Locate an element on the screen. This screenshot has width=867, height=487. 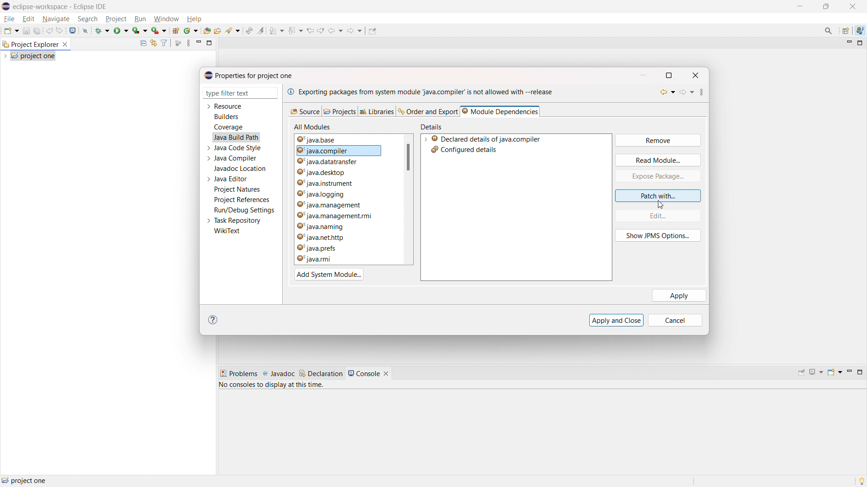
javadoc is located at coordinates (279, 374).